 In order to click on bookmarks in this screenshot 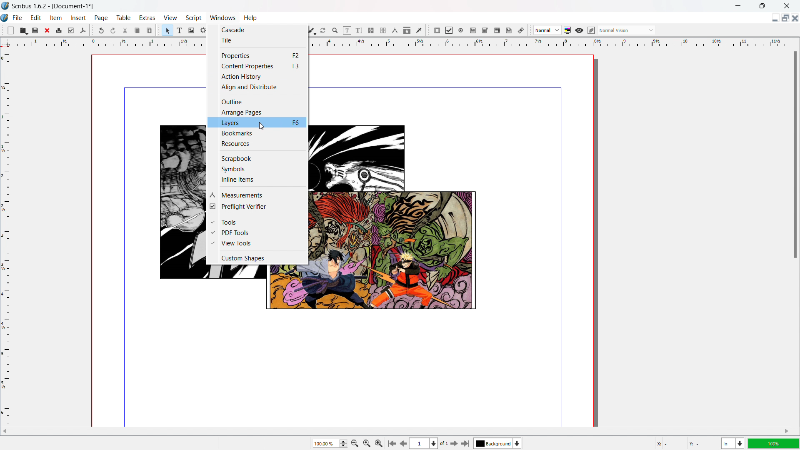, I will do `click(257, 133)`.